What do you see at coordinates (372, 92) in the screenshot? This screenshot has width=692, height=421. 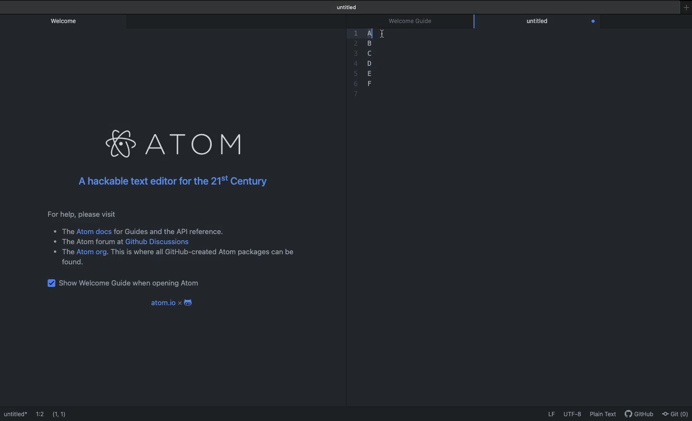 I see `blank` at bounding box center [372, 92].